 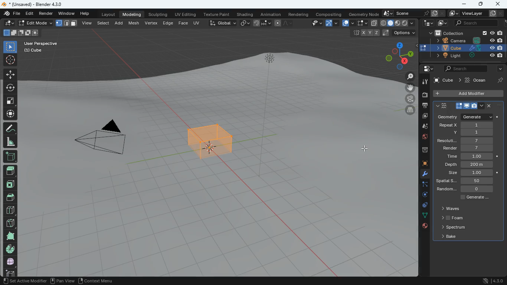 I want to click on move, so click(x=10, y=74).